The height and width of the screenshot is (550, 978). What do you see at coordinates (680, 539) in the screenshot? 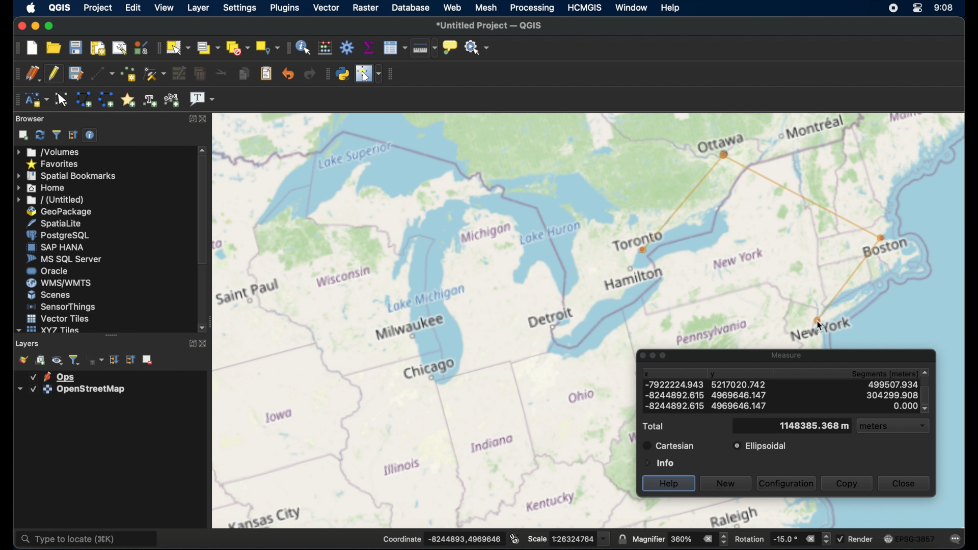
I see `magnifier` at bounding box center [680, 539].